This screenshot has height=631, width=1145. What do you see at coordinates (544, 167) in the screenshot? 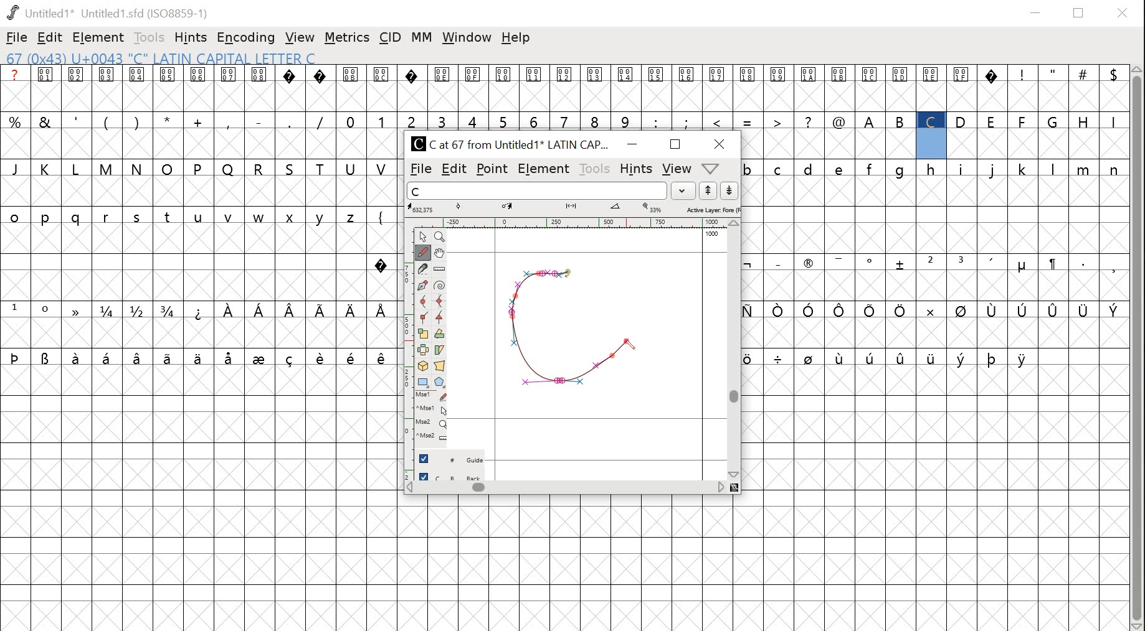
I see `element` at bounding box center [544, 167].